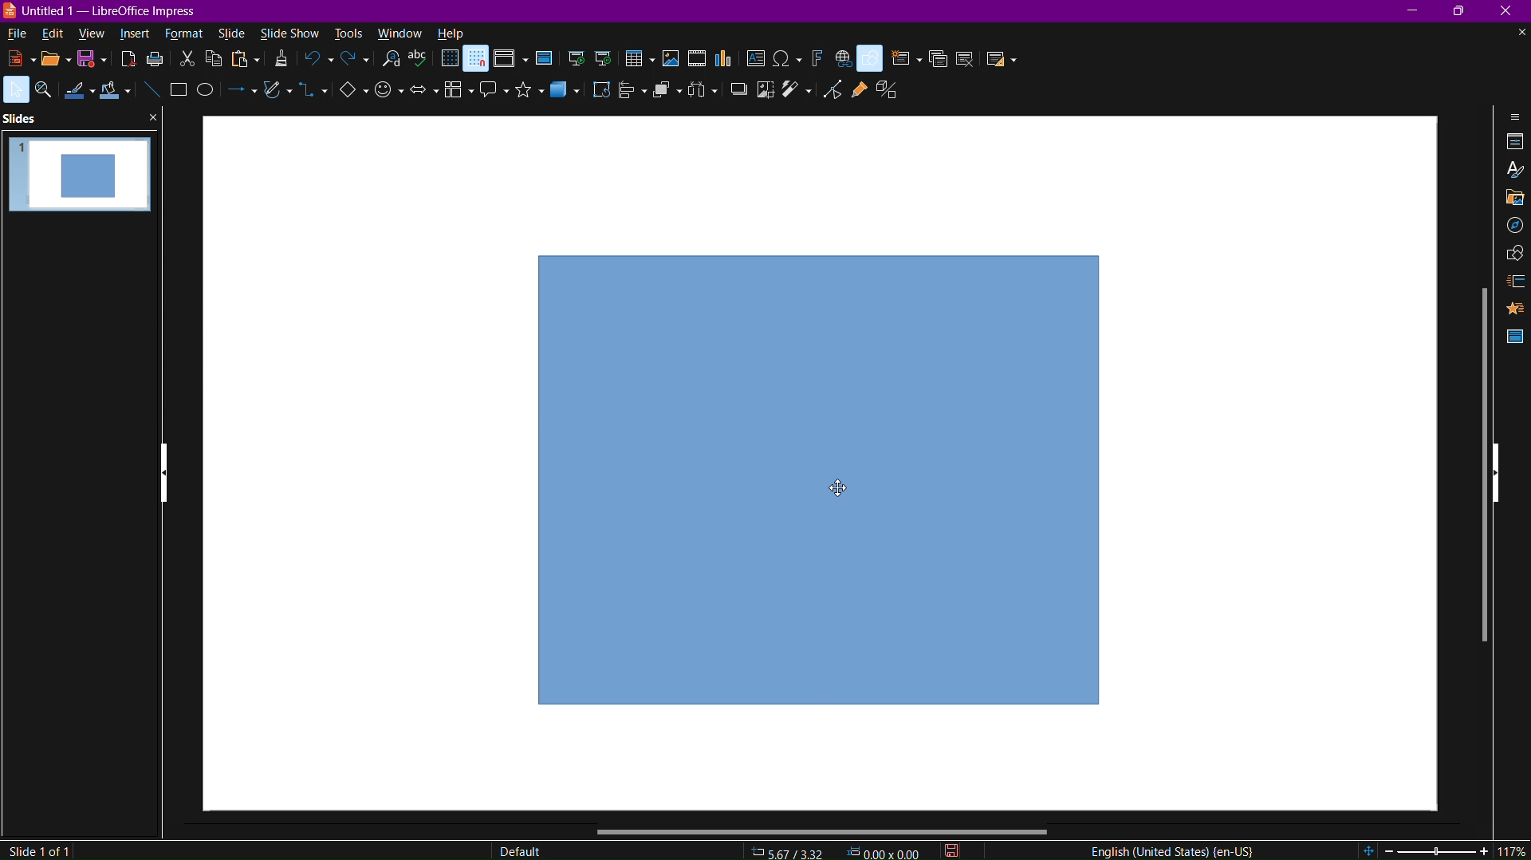 The width and height of the screenshot is (1531, 860). Describe the element at coordinates (937, 59) in the screenshot. I see `Duplicate Slide` at that location.